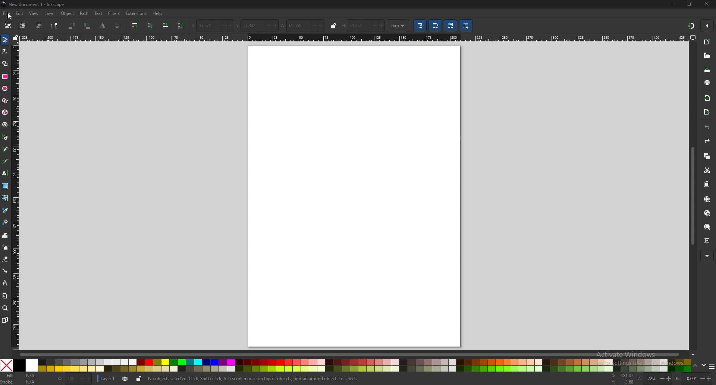  I want to click on print, so click(707, 82).